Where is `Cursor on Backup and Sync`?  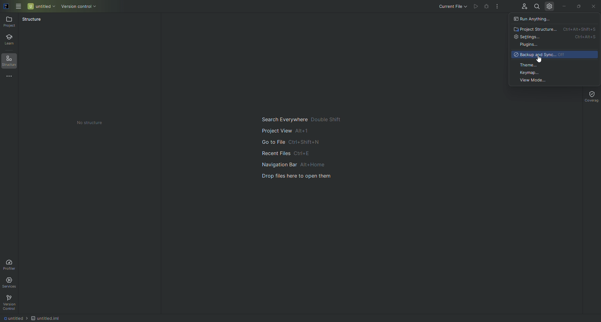 Cursor on Backup and Sync is located at coordinates (539, 59).